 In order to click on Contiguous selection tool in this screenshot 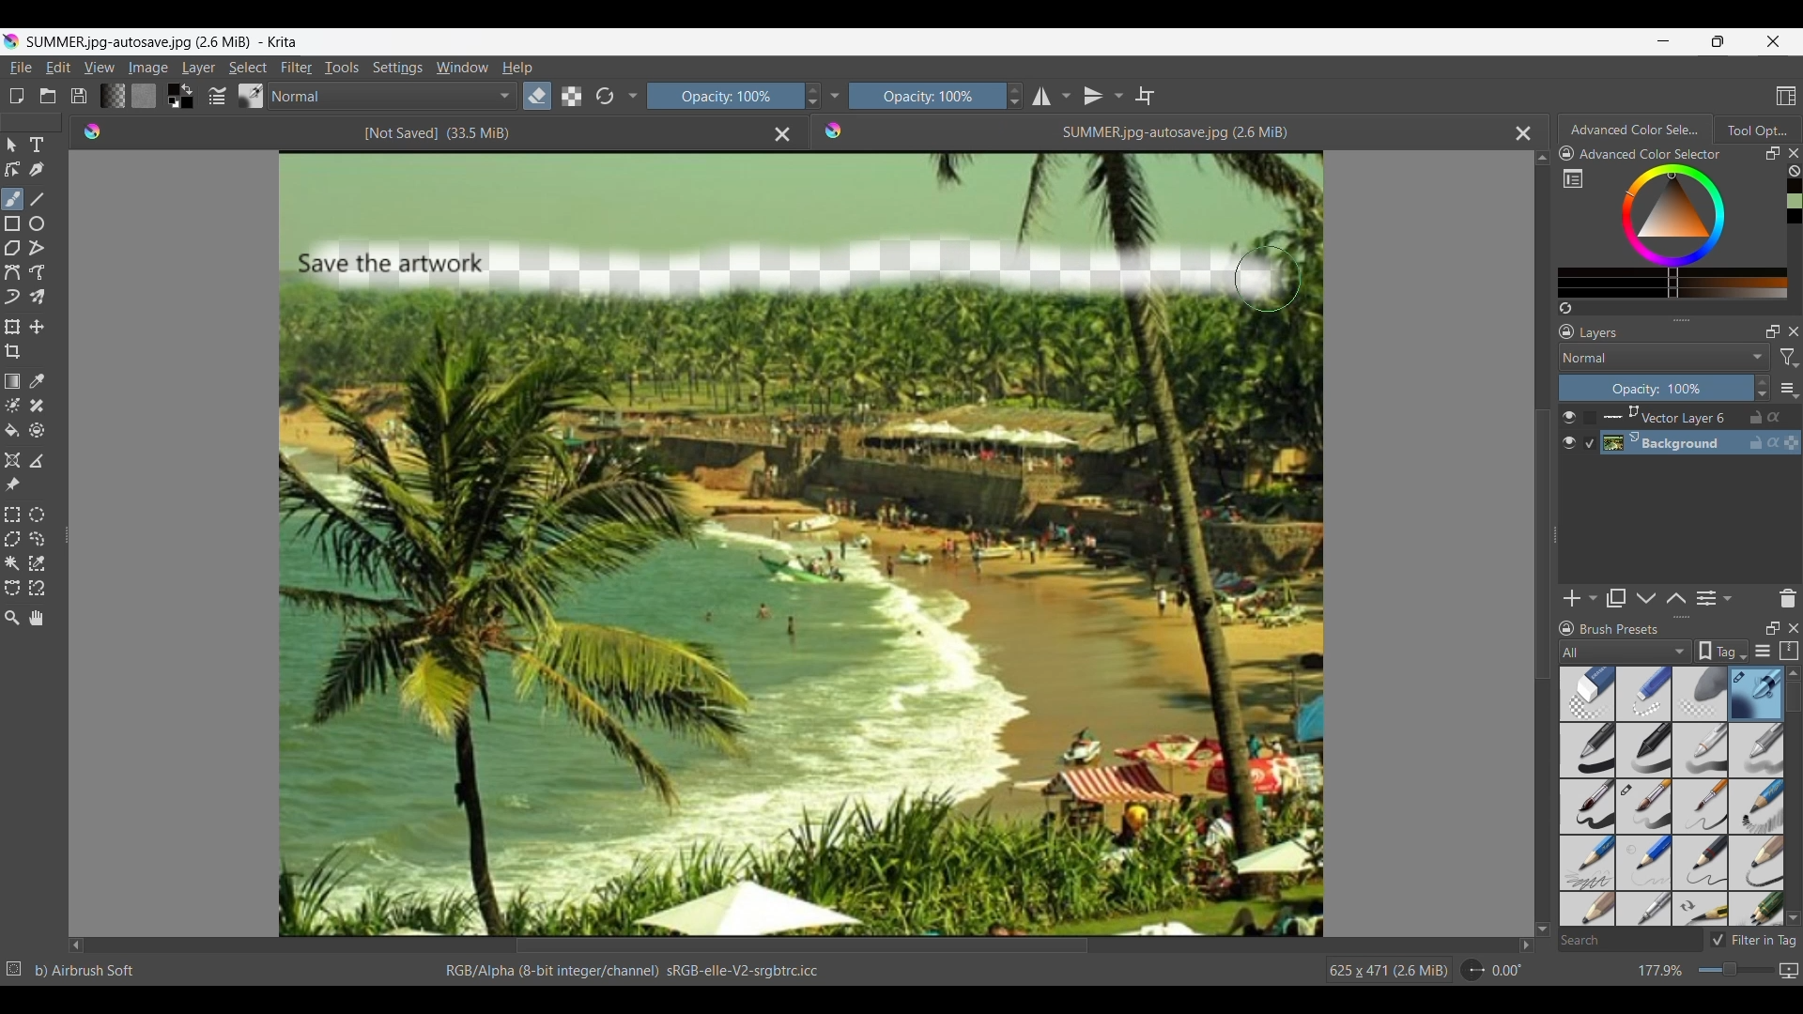, I will do `click(12, 564)`.